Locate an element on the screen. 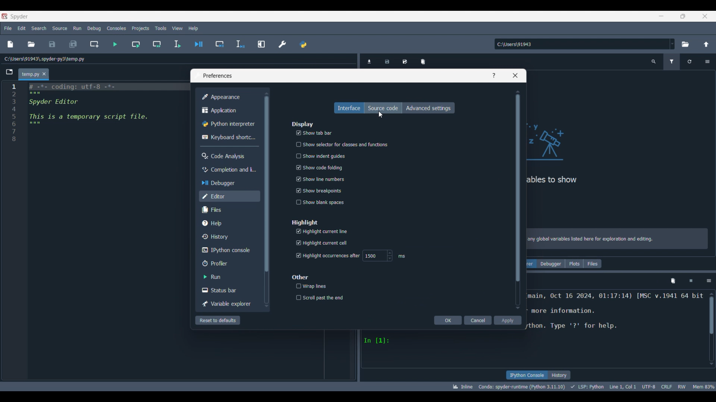 The height and width of the screenshot is (402, 716). Increase/Decrease number is located at coordinates (390, 256).